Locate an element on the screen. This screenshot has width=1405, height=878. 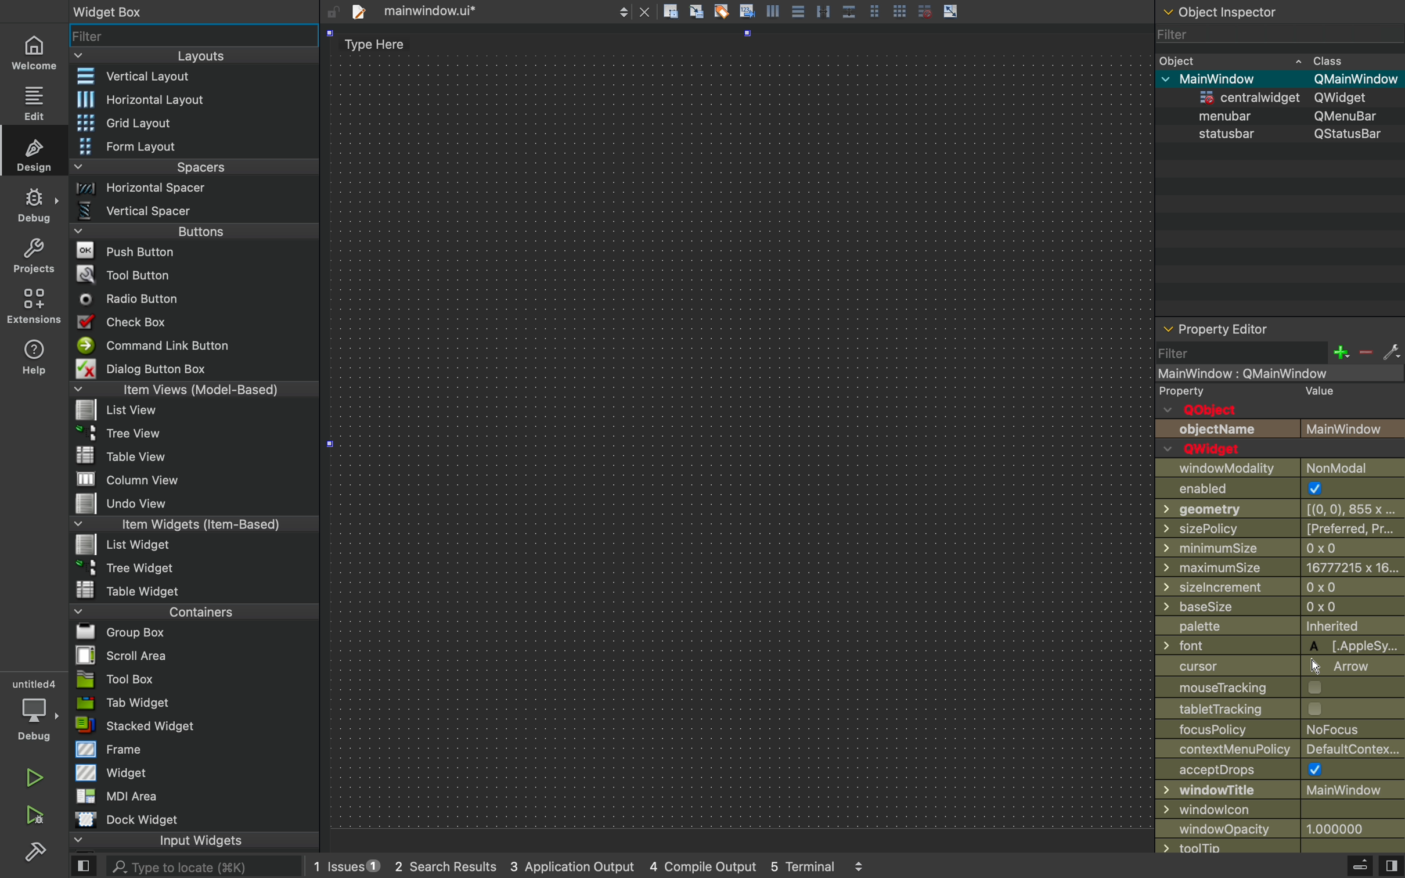
tab widget is located at coordinates (193, 704).